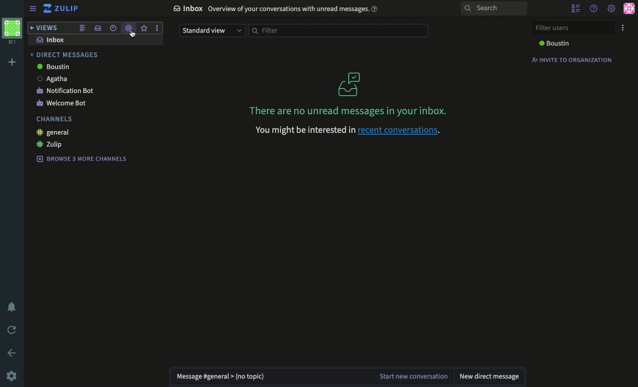  I want to click on cursor, so click(134, 34).